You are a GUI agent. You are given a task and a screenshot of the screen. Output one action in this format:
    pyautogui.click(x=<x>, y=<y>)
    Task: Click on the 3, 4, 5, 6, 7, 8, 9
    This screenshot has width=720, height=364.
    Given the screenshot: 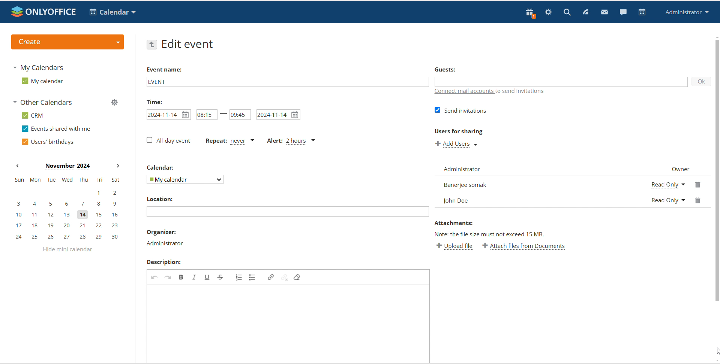 What is the action you would take?
    pyautogui.click(x=66, y=204)
    